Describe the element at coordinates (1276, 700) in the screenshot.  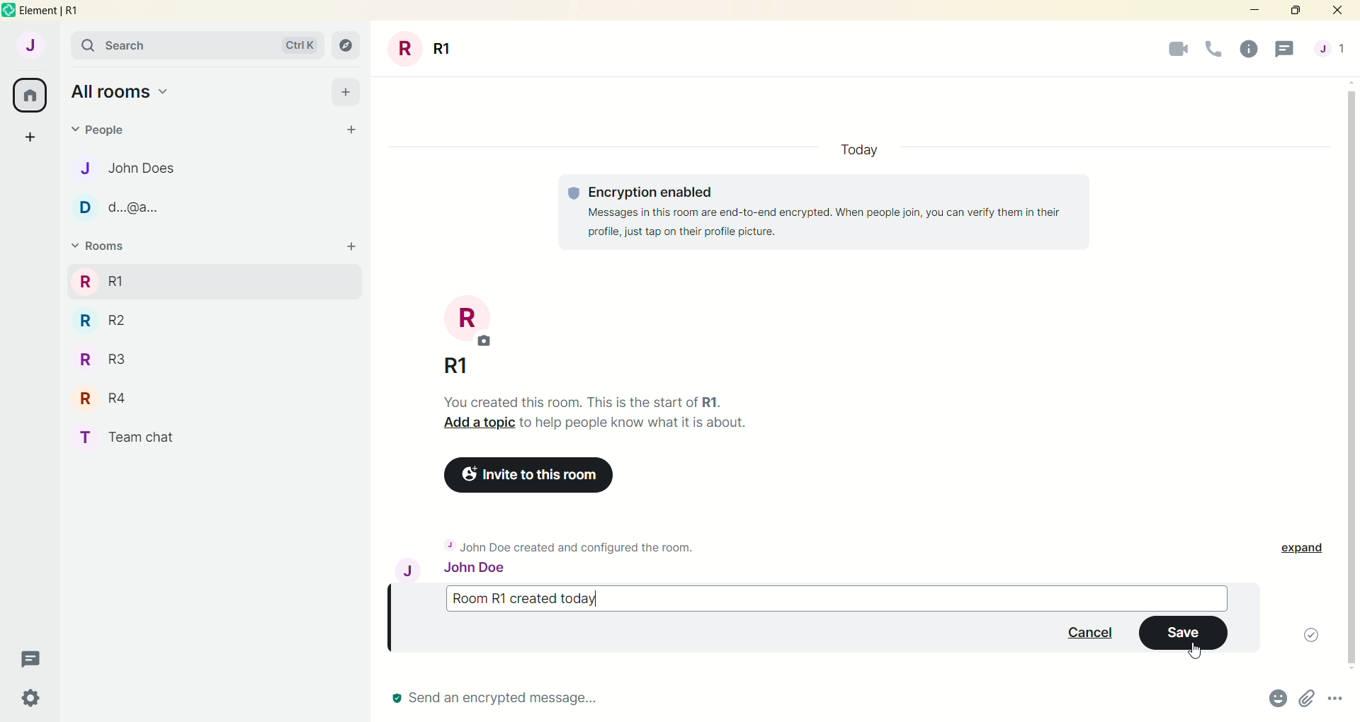
I see `emoji` at that location.